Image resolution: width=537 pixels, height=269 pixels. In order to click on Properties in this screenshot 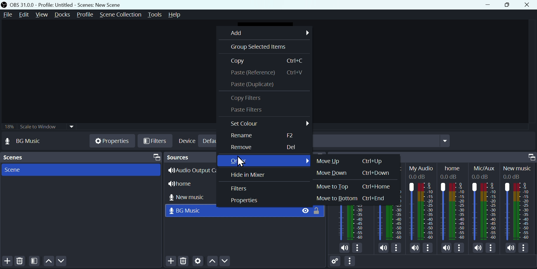, I will do `click(113, 140)`.